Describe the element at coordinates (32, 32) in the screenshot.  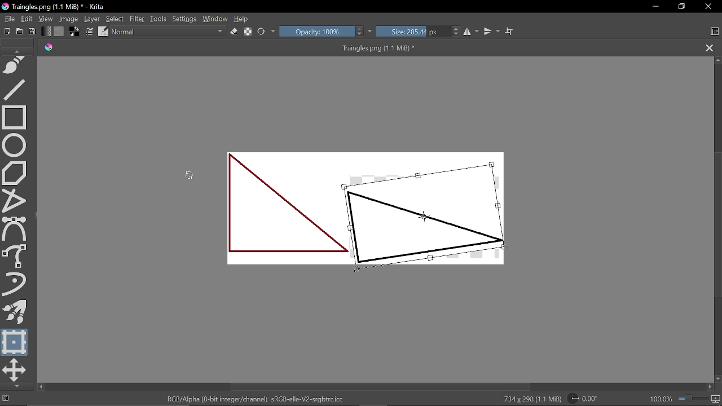
I see `Save` at that location.